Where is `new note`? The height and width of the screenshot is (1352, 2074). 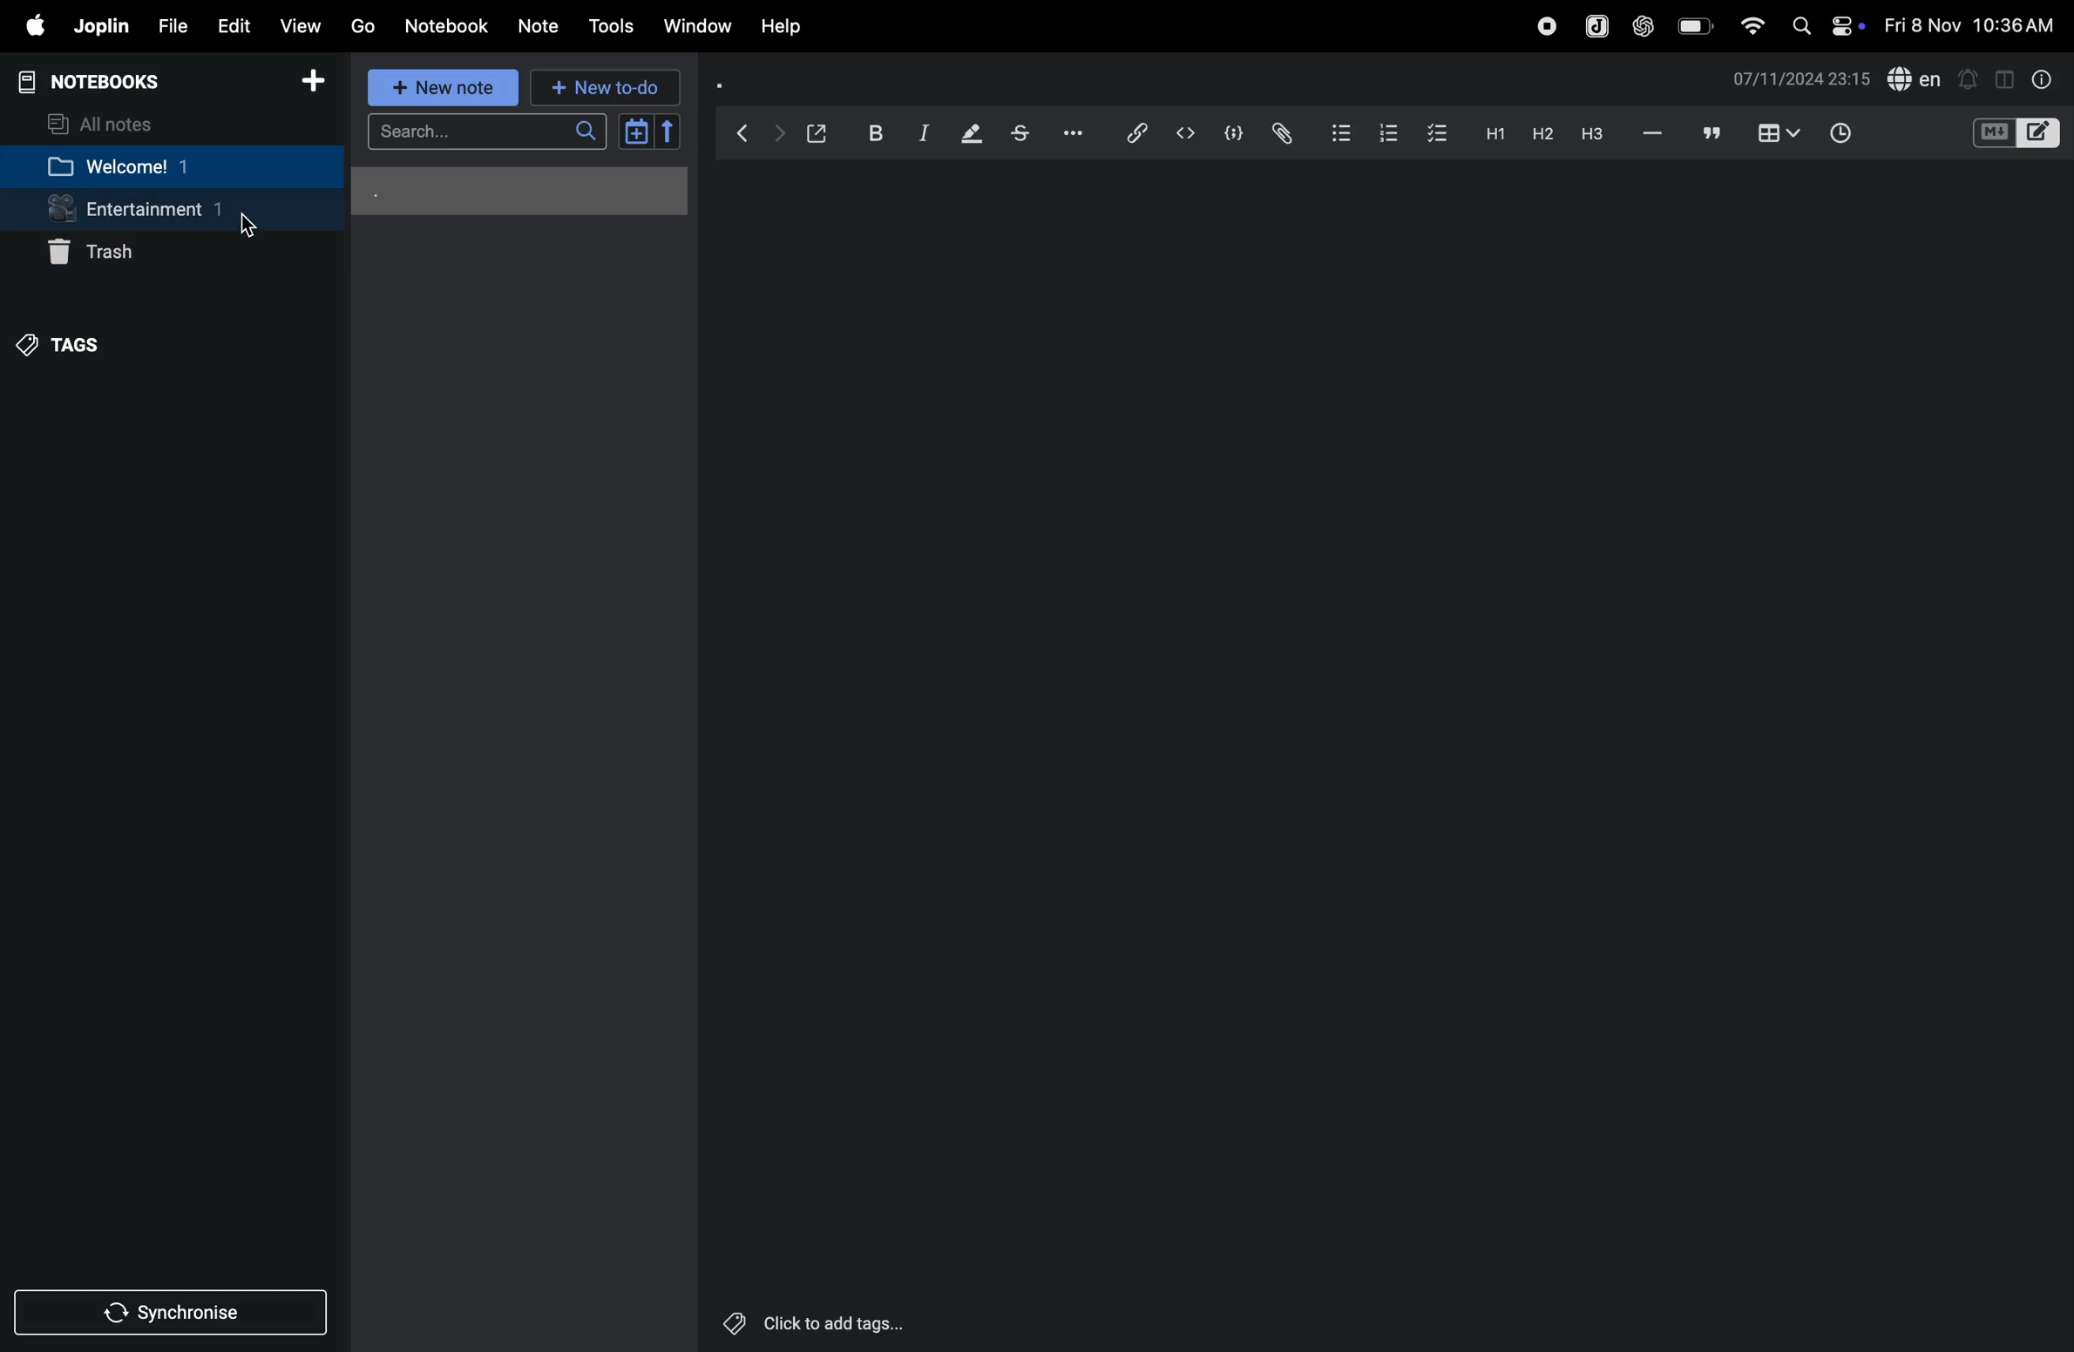
new note is located at coordinates (438, 85).